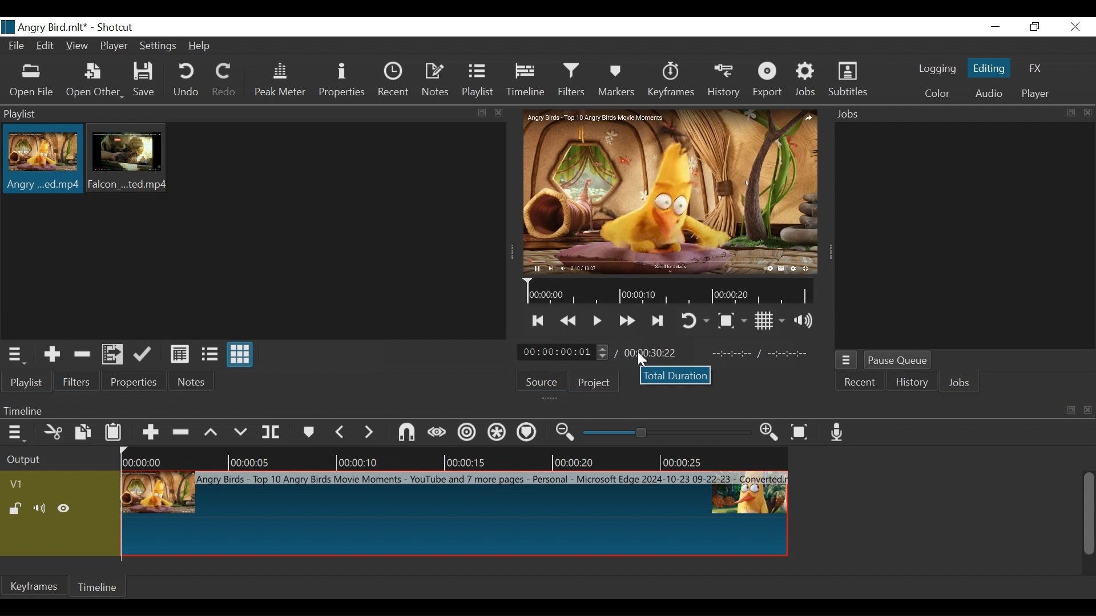 Image resolution: width=1096 pixels, height=616 pixels. What do you see at coordinates (772, 321) in the screenshot?
I see `Toggle display grid on player` at bounding box center [772, 321].